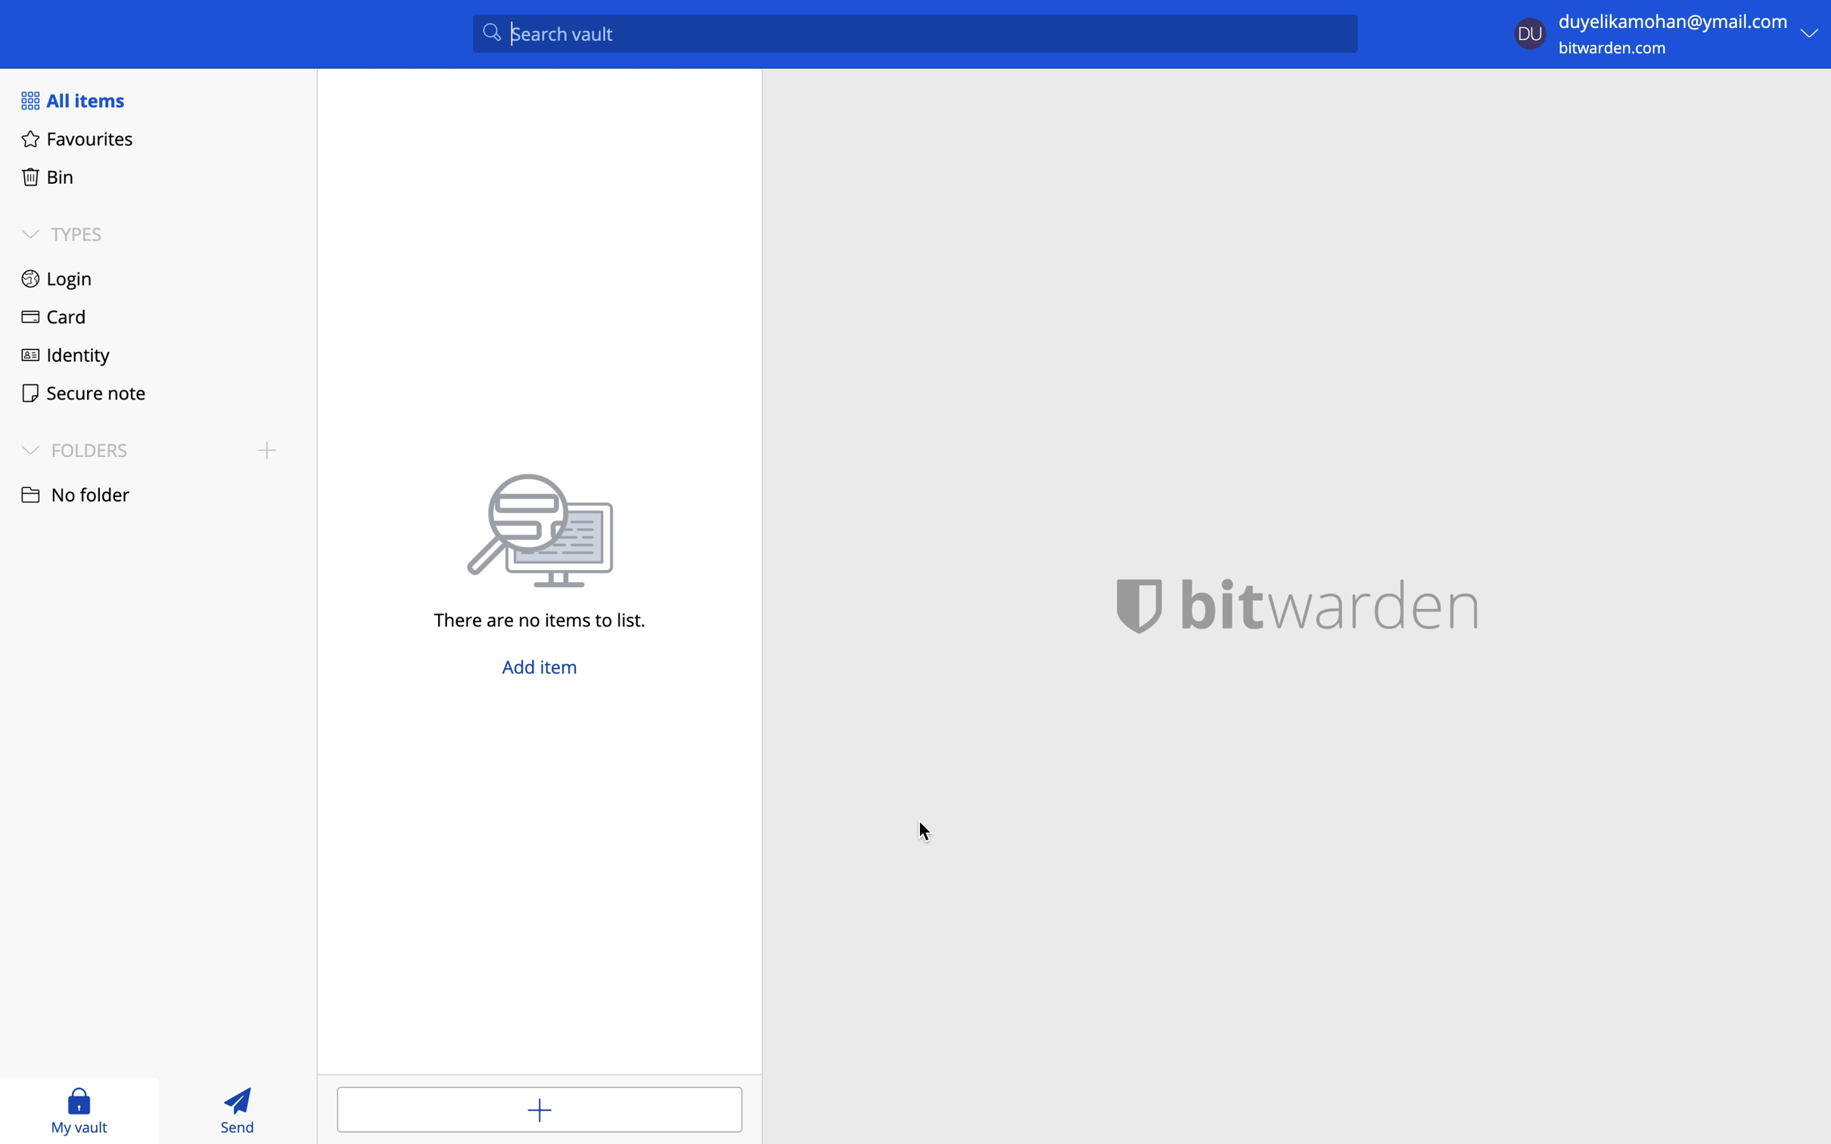 The width and height of the screenshot is (1831, 1144). Describe the element at coordinates (82, 494) in the screenshot. I see `no folder` at that location.